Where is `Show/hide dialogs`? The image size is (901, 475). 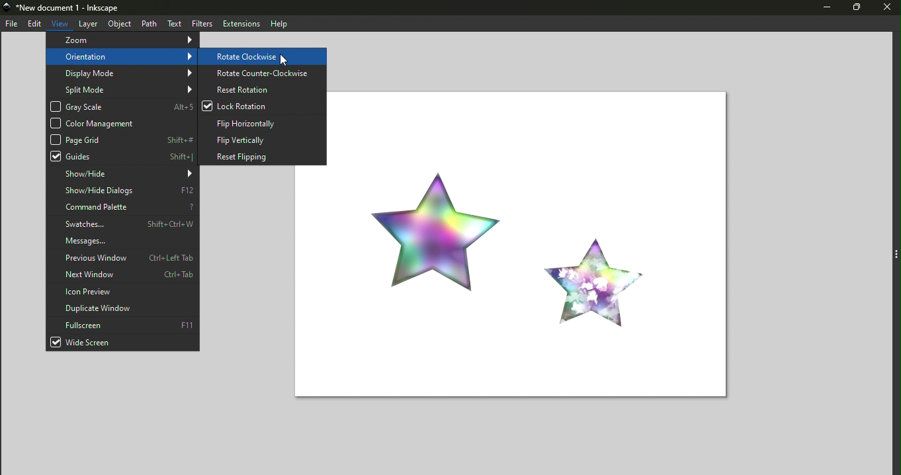
Show/hide dialogs is located at coordinates (122, 191).